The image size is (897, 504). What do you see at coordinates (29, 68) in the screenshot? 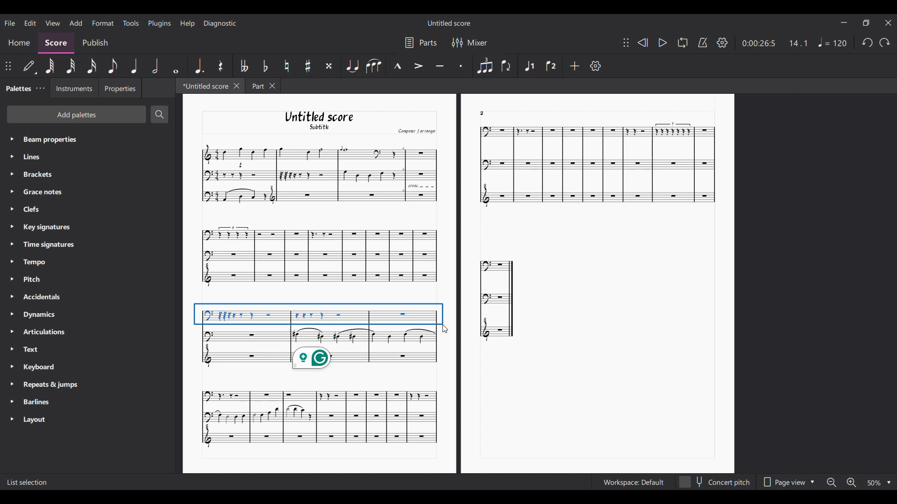
I see `Default` at bounding box center [29, 68].